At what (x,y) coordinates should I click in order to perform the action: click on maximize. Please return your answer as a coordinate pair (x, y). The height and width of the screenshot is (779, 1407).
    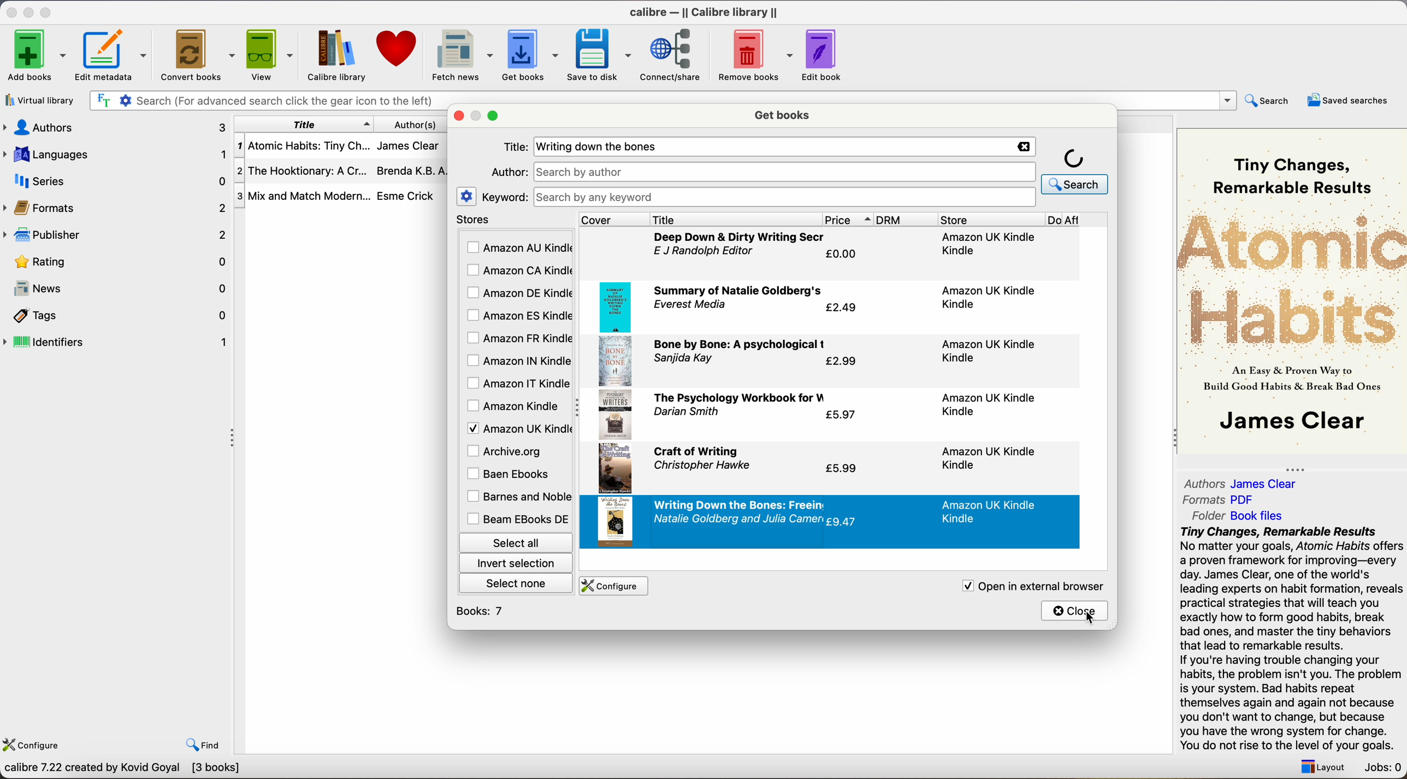
    Looking at the image, I should click on (495, 116).